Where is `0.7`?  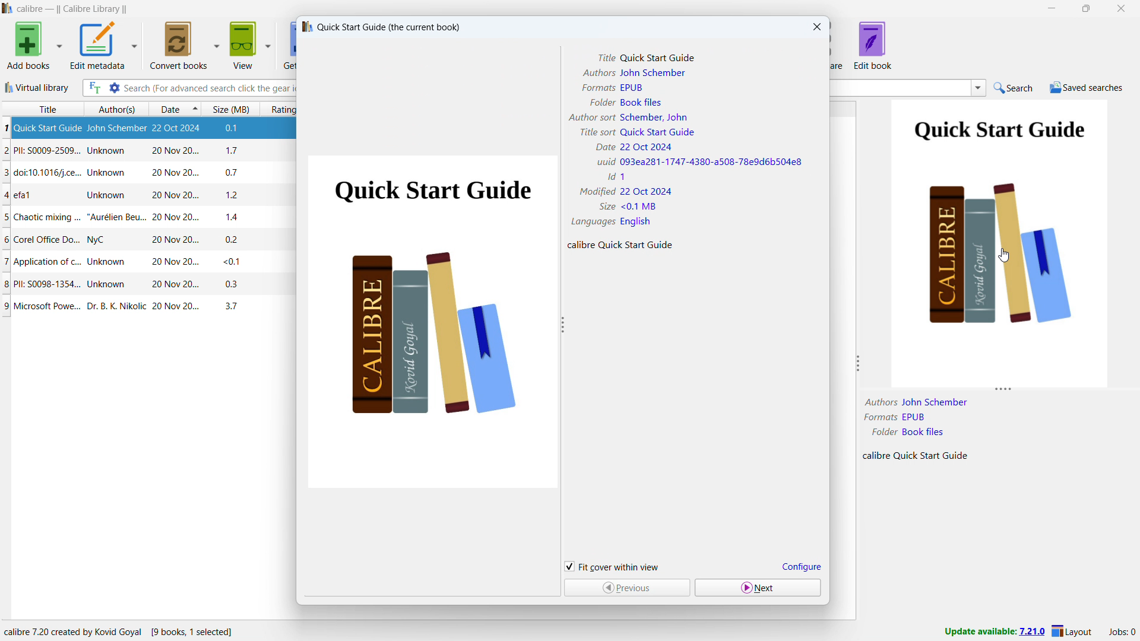 0.7 is located at coordinates (234, 172).